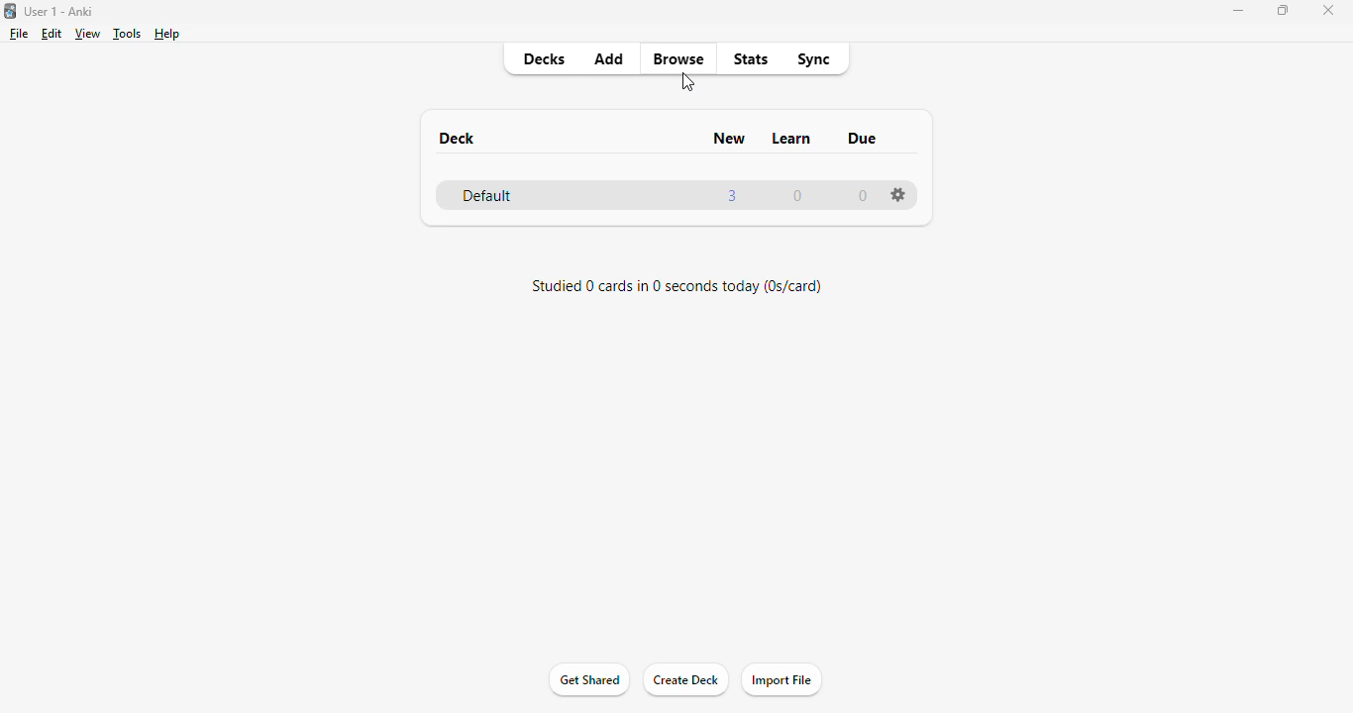 This screenshot has width=1353, height=713. What do you see at coordinates (793, 138) in the screenshot?
I see `learn` at bounding box center [793, 138].